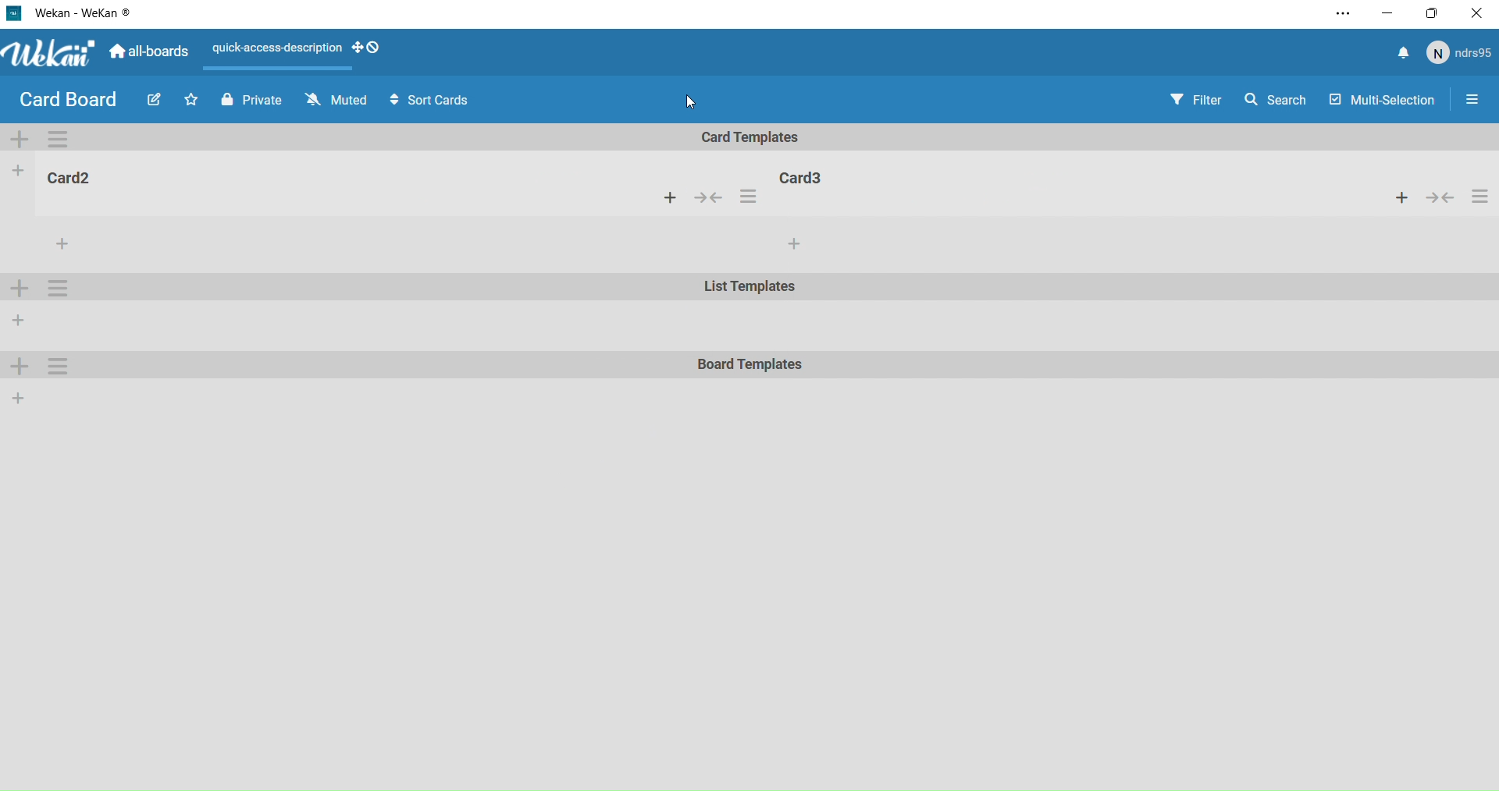 This screenshot has width=1499, height=791. What do you see at coordinates (1480, 197) in the screenshot?
I see `actions` at bounding box center [1480, 197].